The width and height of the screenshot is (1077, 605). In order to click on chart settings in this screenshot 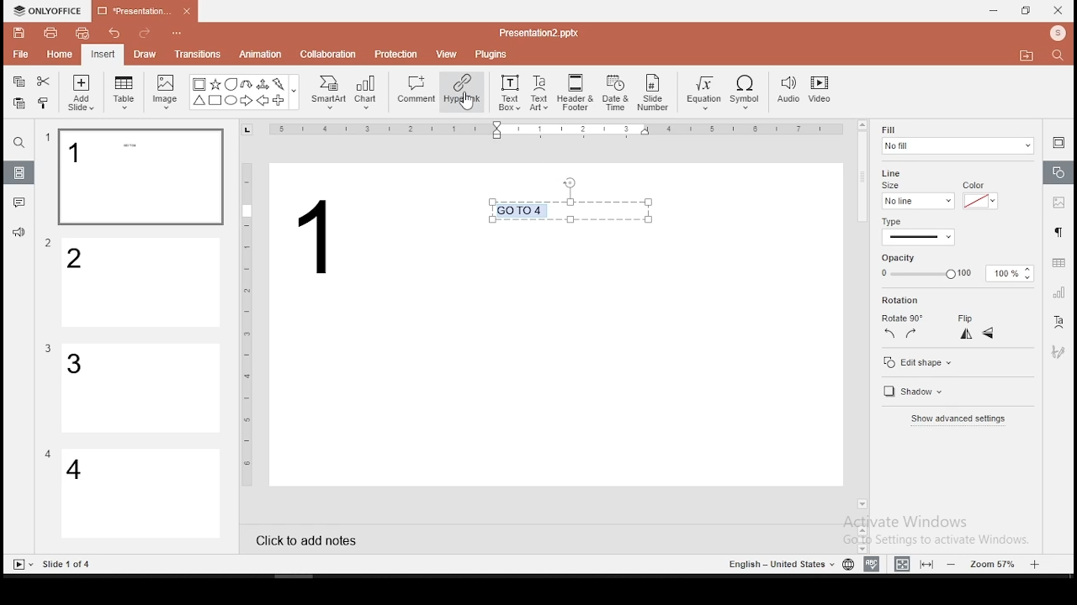, I will do `click(1058, 292)`.